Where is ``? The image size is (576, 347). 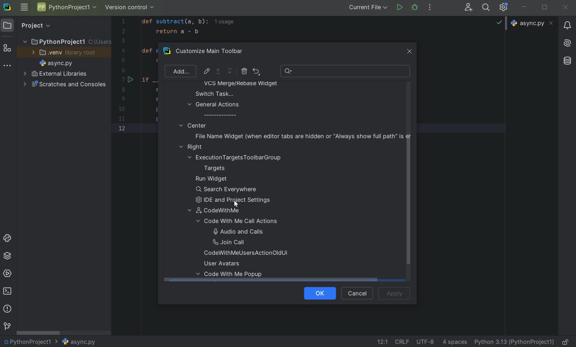
 is located at coordinates (566, 61).